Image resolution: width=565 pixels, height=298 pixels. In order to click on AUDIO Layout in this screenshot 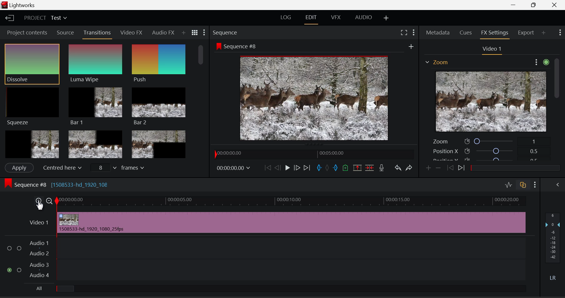, I will do `click(363, 16)`.